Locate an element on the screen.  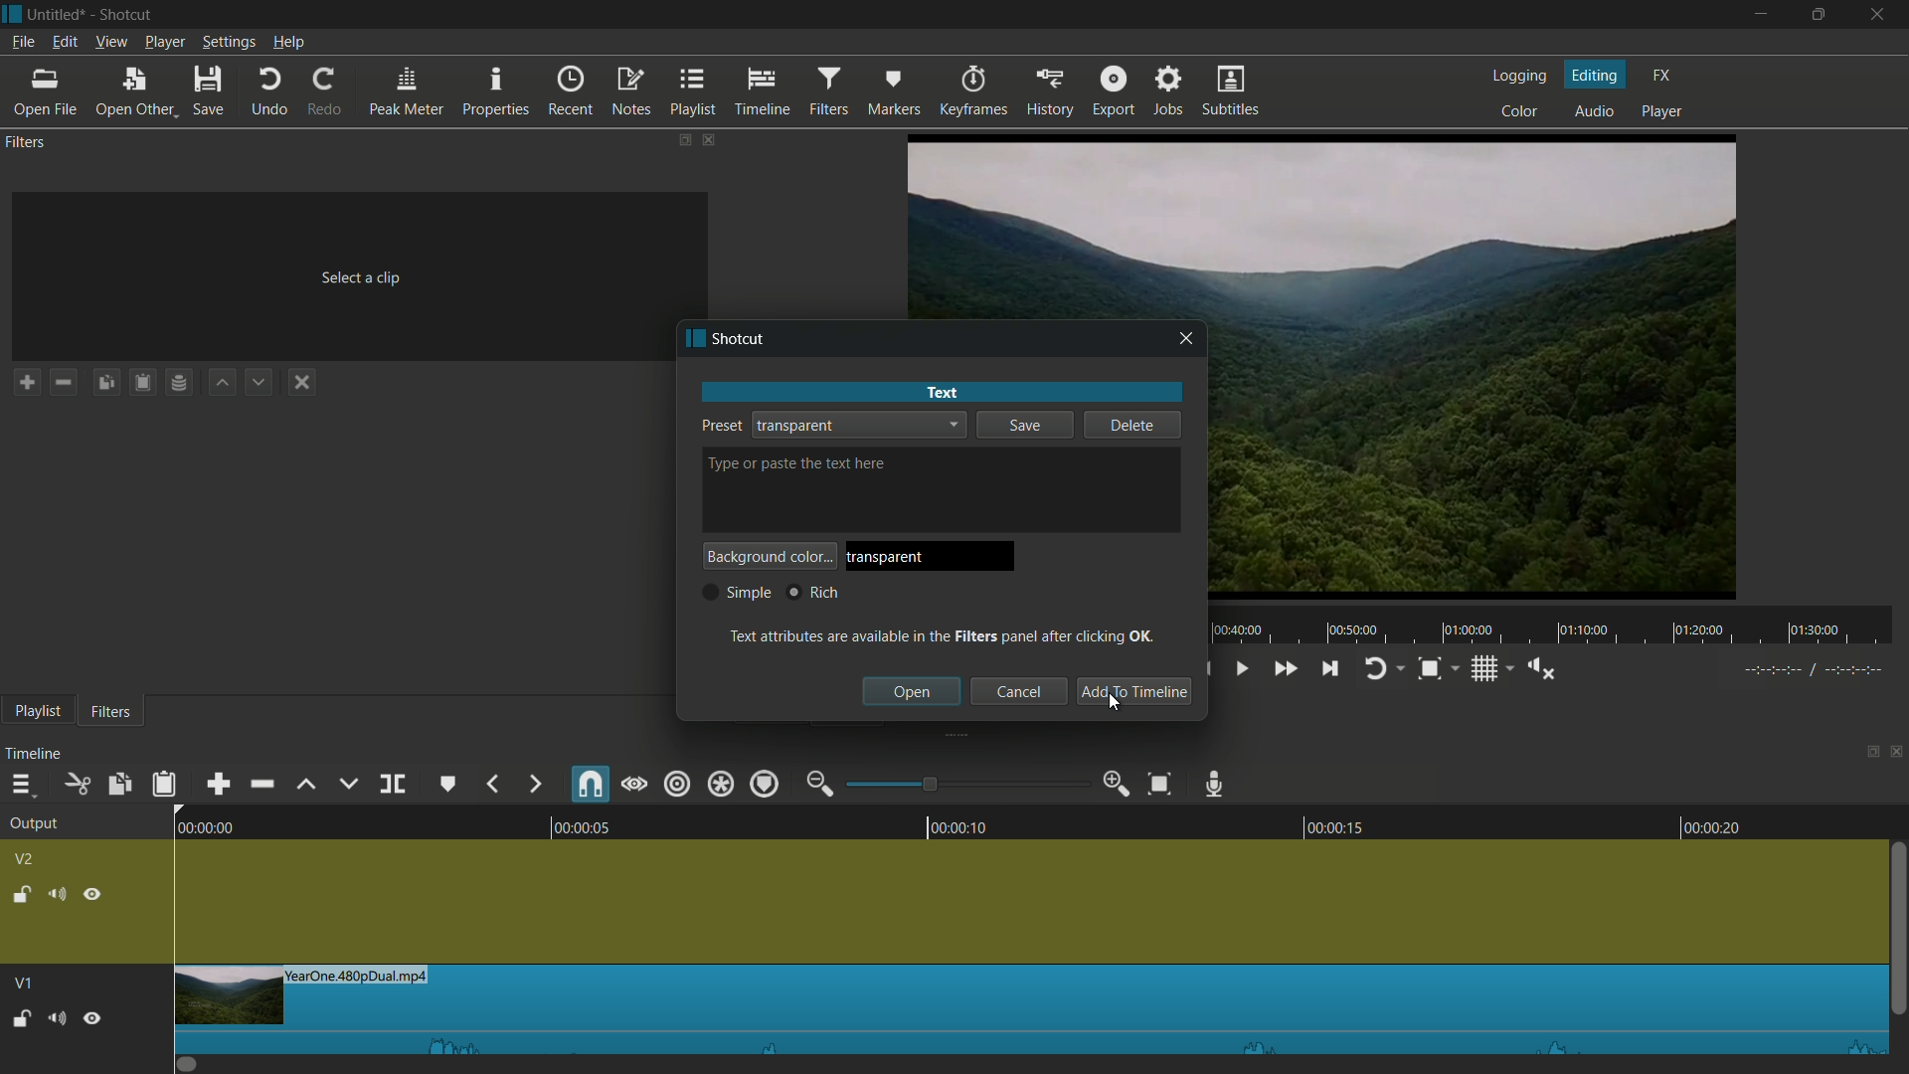
file menu is located at coordinates (22, 44).